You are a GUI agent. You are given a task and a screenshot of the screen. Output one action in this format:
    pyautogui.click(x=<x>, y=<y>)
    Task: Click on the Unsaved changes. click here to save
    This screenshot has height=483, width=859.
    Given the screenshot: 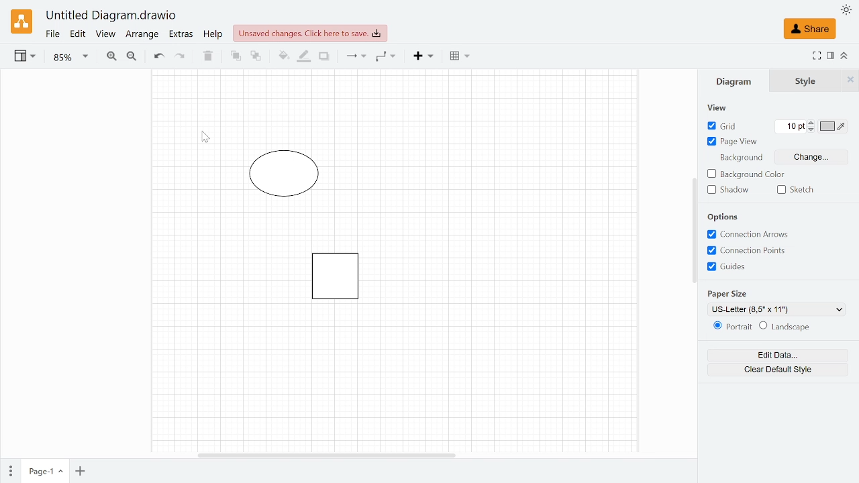 What is the action you would take?
    pyautogui.click(x=310, y=34)
    